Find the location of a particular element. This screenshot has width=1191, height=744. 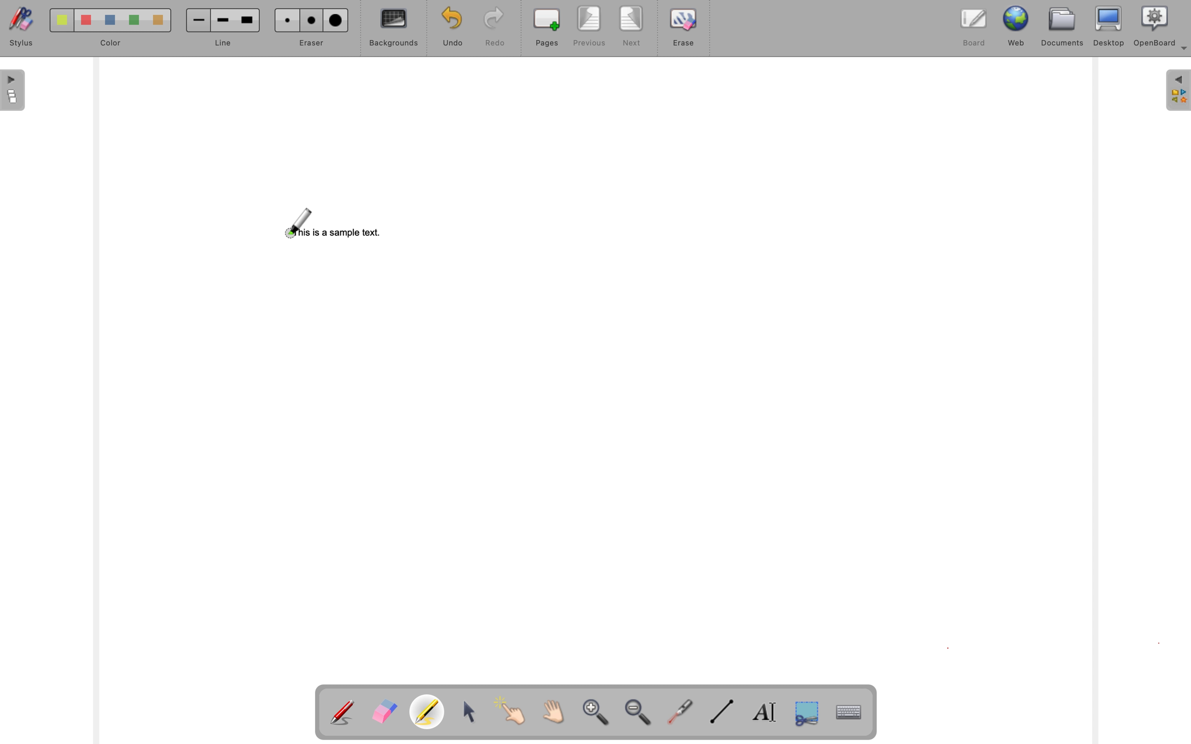

visual laser pointer is located at coordinates (682, 713).